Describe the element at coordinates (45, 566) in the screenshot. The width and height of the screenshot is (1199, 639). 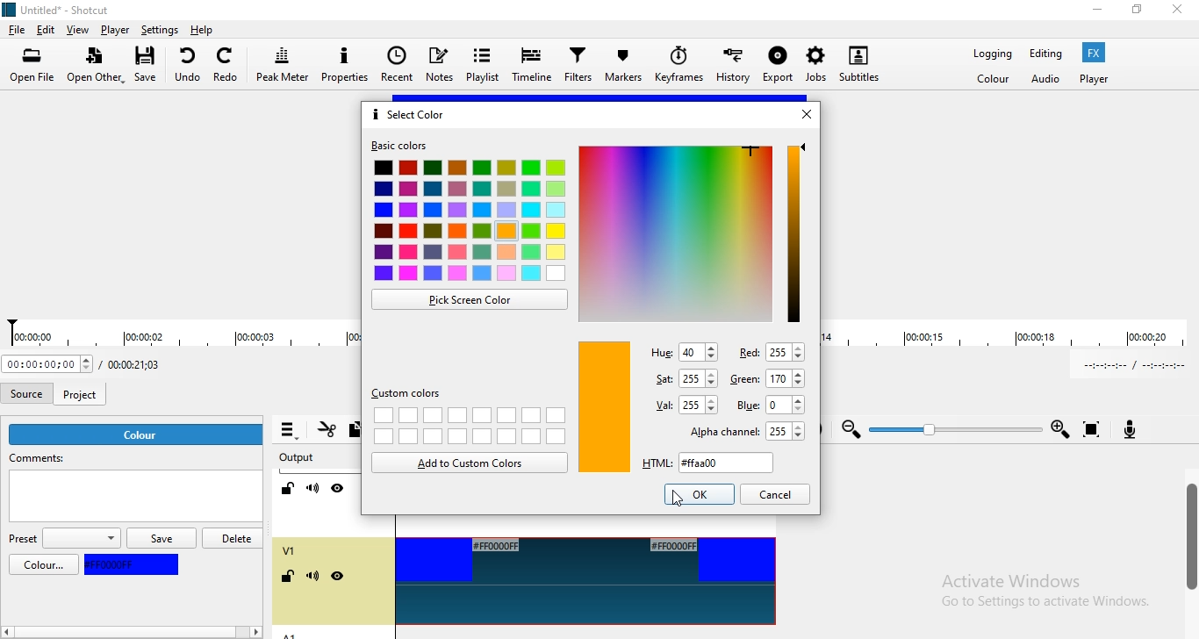
I see `color` at that location.